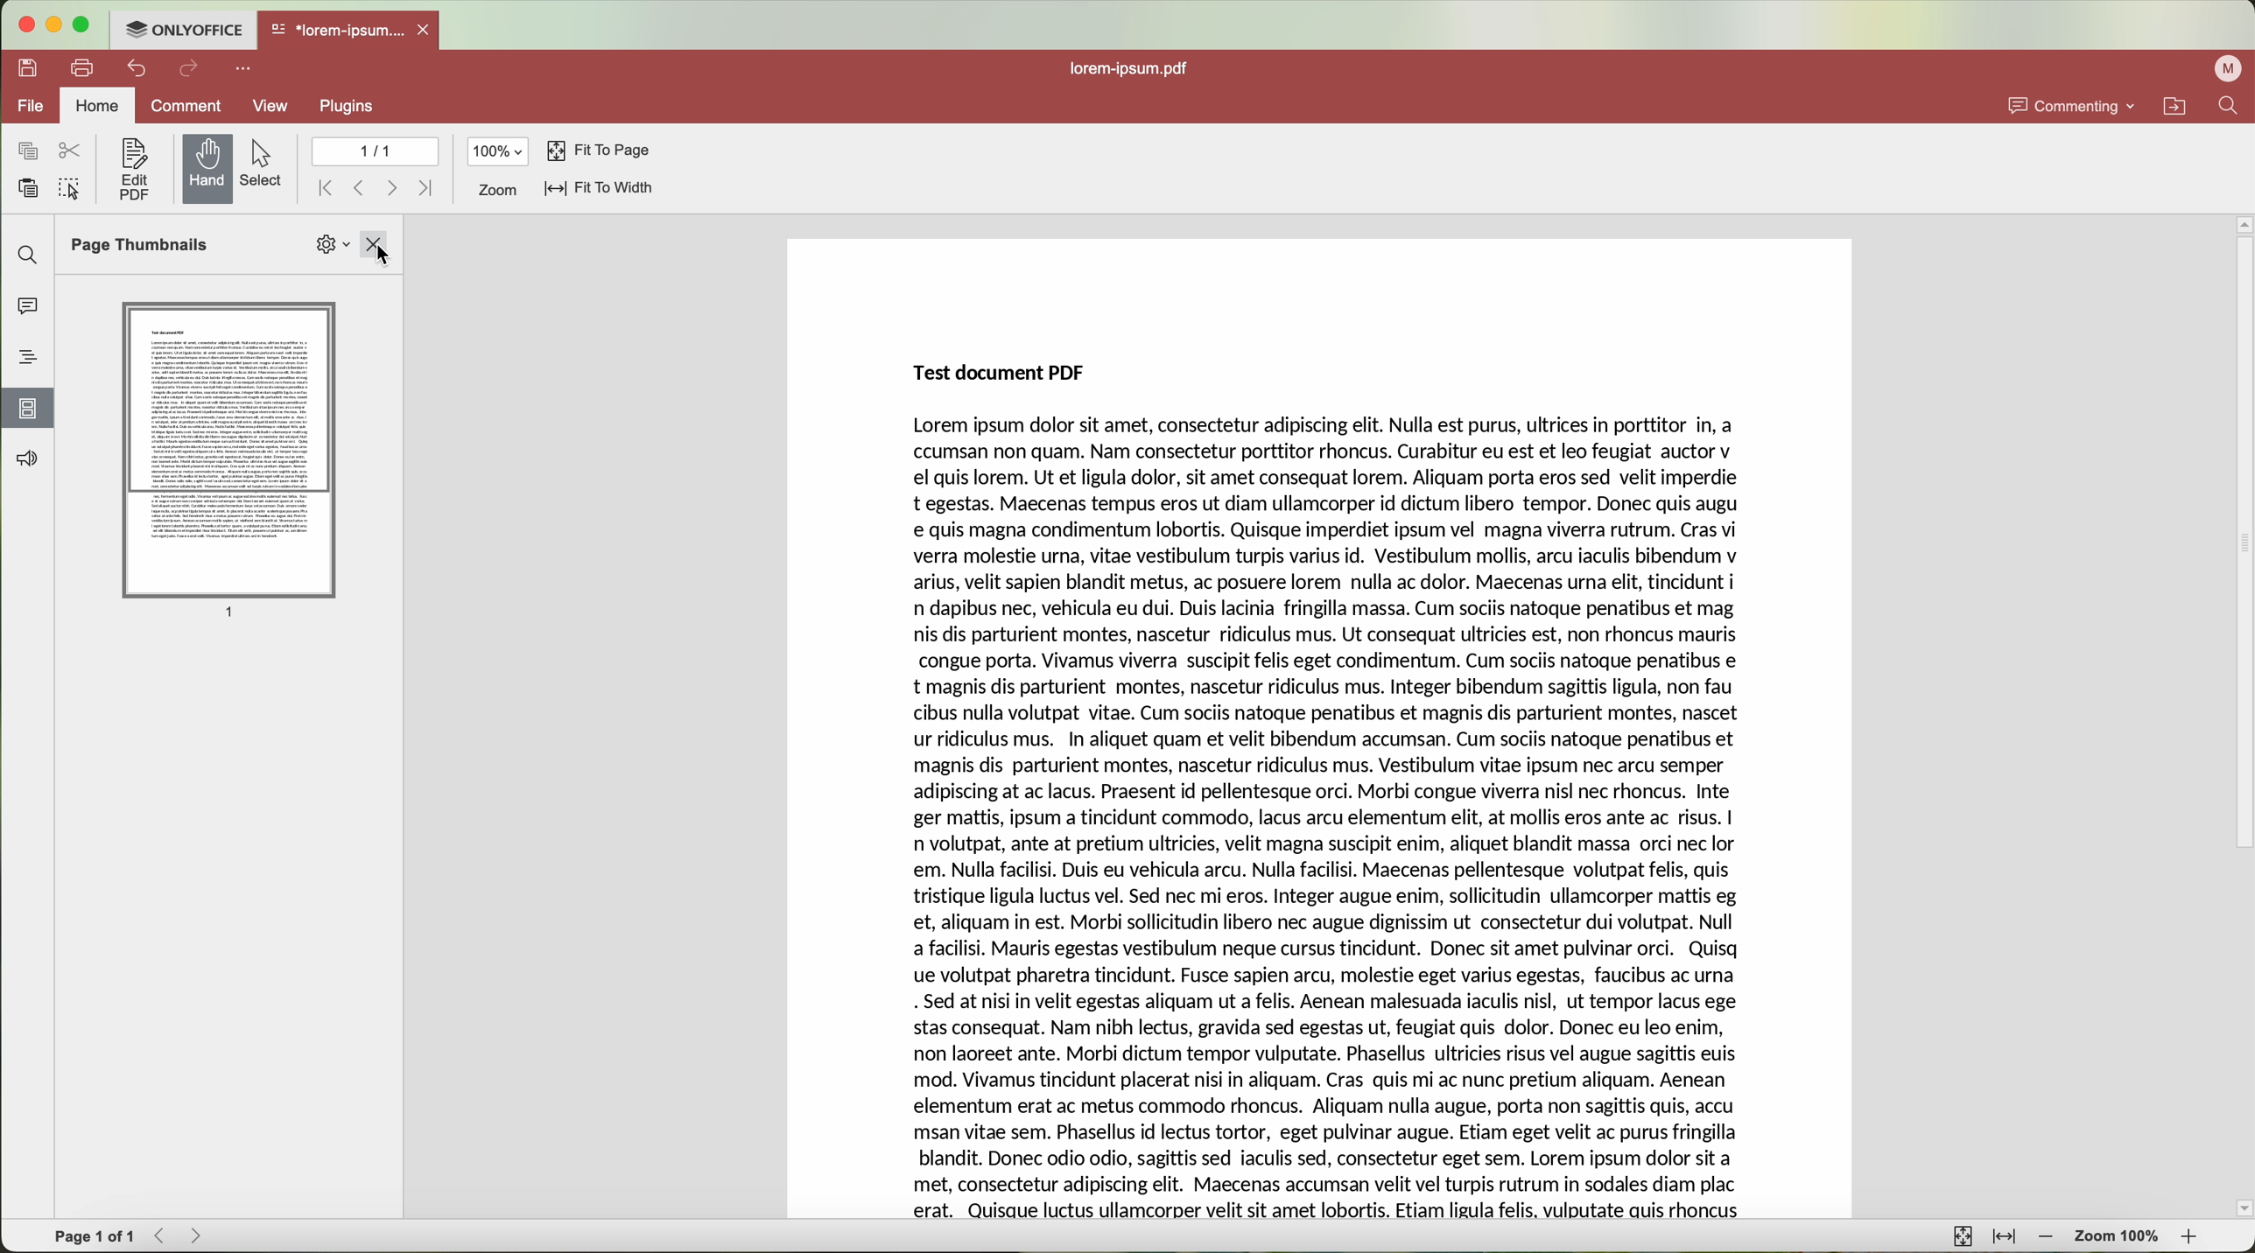 This screenshot has height=1253, width=2255. I want to click on fit to page, so click(1963, 1235).